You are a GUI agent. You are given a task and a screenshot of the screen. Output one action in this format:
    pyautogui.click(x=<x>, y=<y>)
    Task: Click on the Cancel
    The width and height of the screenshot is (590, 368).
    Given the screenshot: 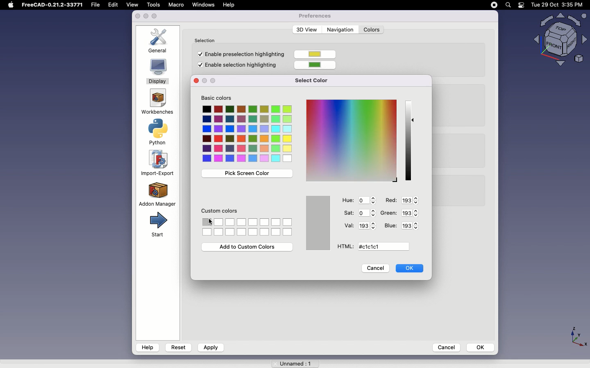 What is the action you would take?
    pyautogui.click(x=376, y=269)
    